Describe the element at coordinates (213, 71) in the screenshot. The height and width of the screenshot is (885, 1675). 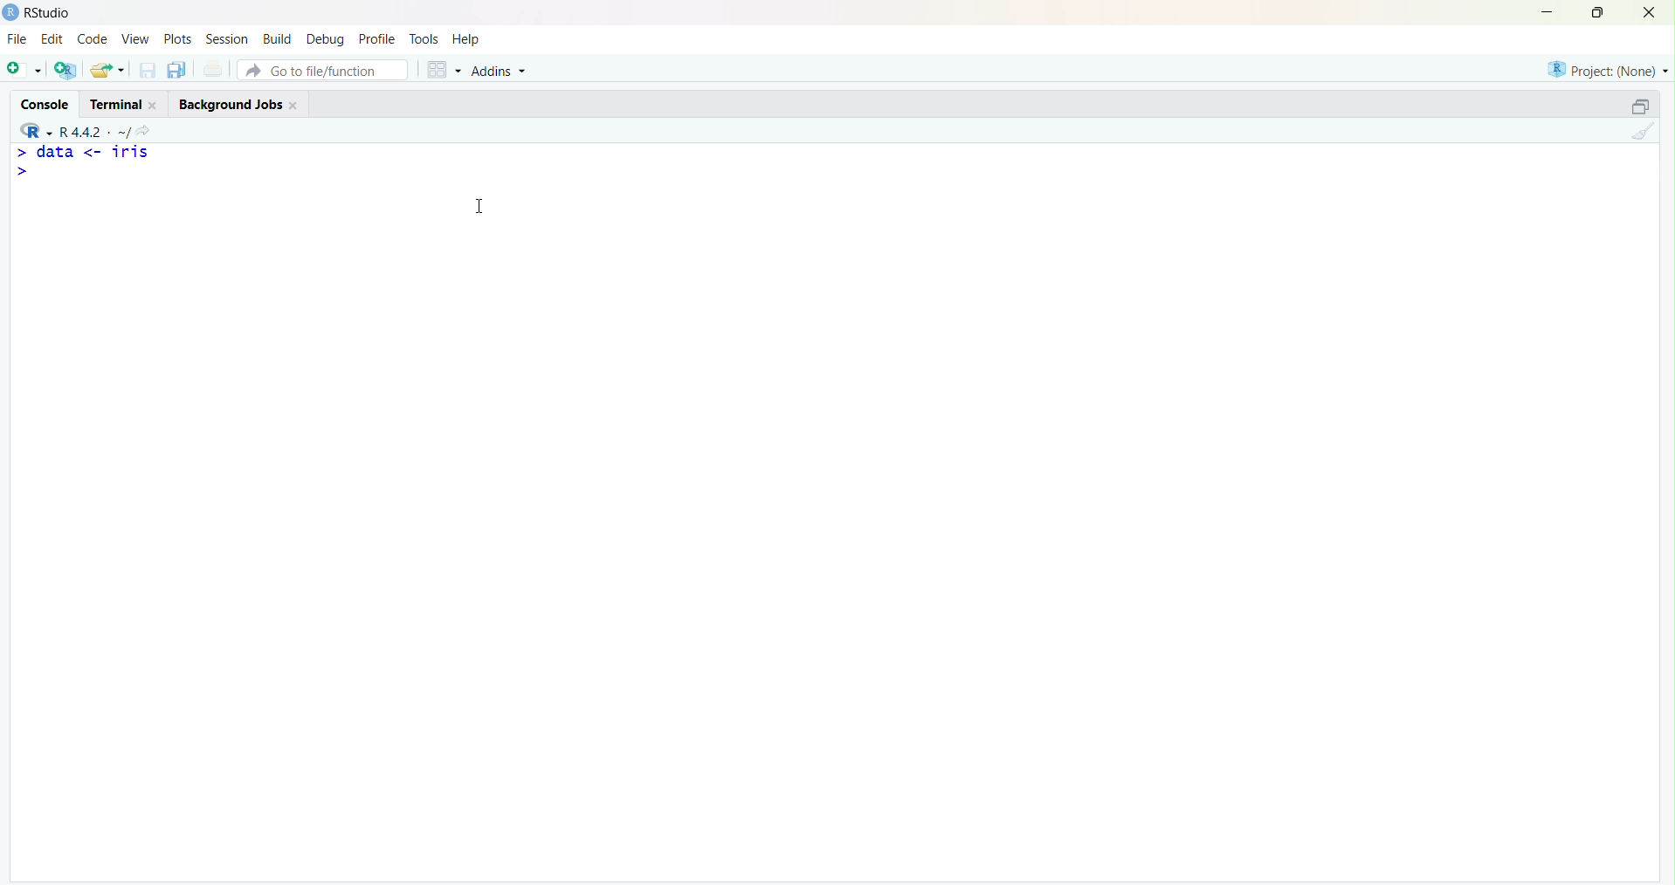
I see `Print the current file` at that location.